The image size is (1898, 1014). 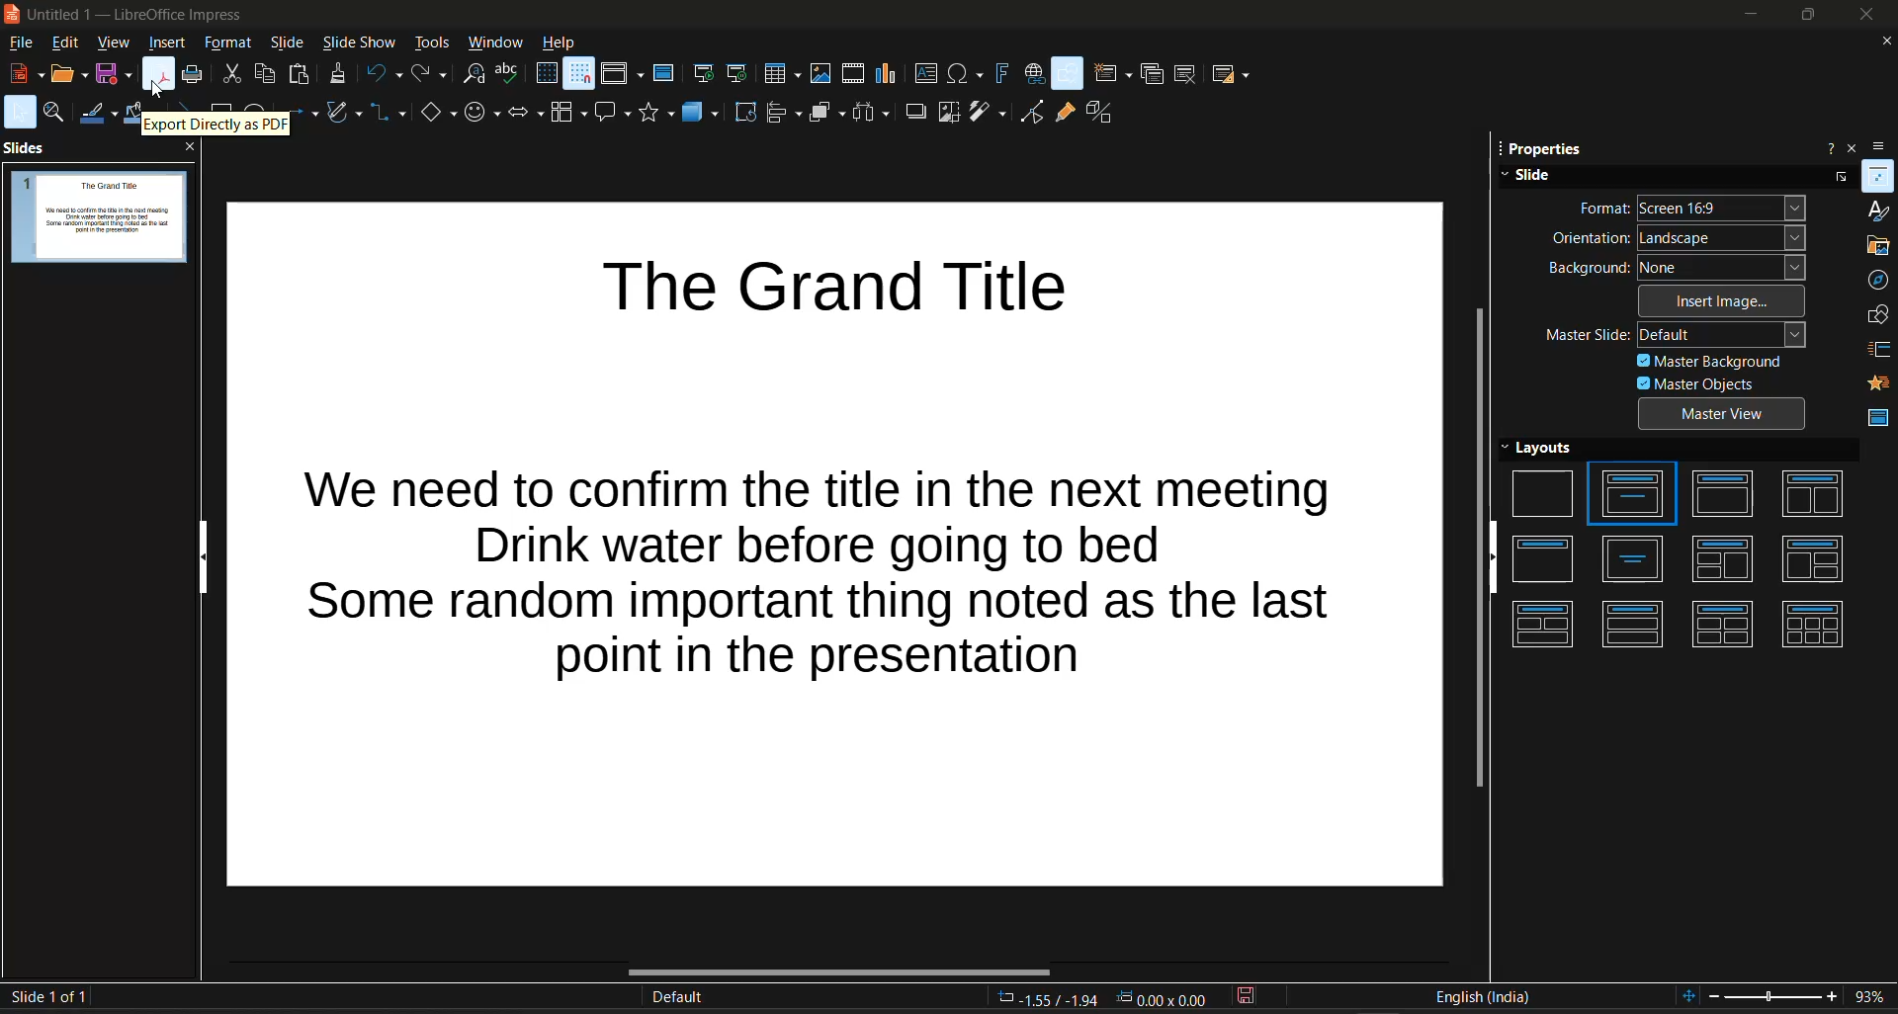 What do you see at coordinates (522, 112) in the screenshot?
I see `block arrows` at bounding box center [522, 112].